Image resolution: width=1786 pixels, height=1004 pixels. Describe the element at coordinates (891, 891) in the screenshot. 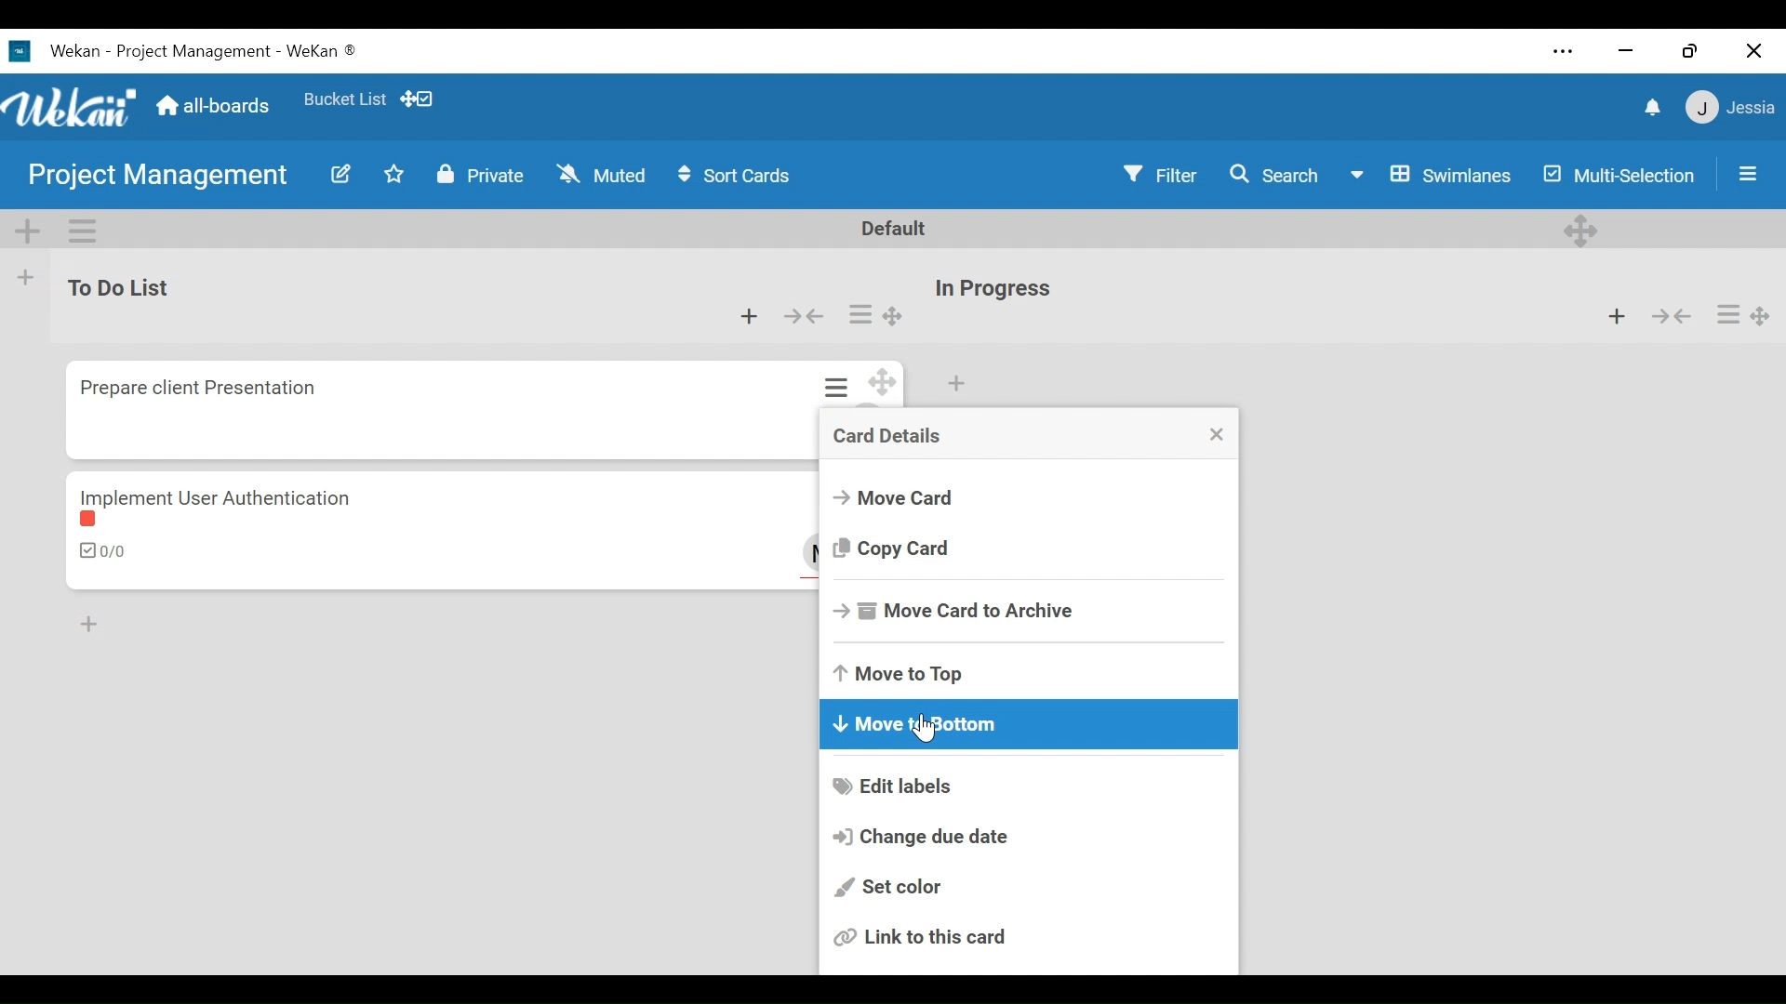

I see `Set color` at that location.